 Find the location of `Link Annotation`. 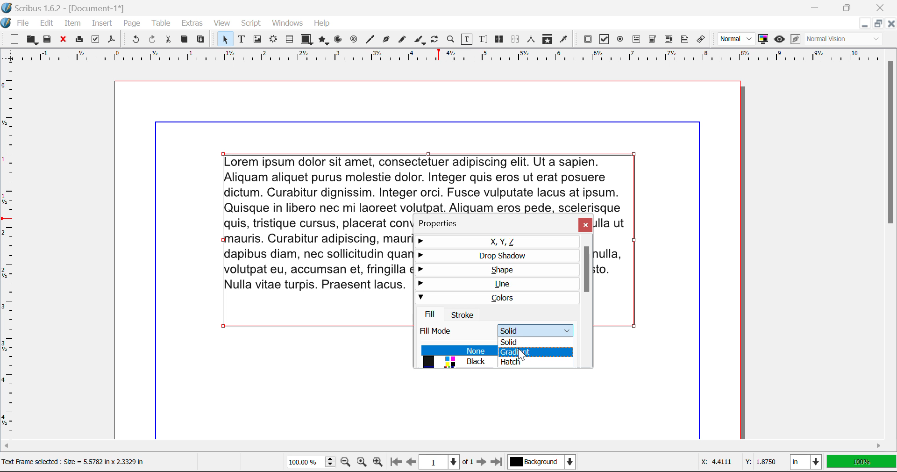

Link Annotation is located at coordinates (703, 40).